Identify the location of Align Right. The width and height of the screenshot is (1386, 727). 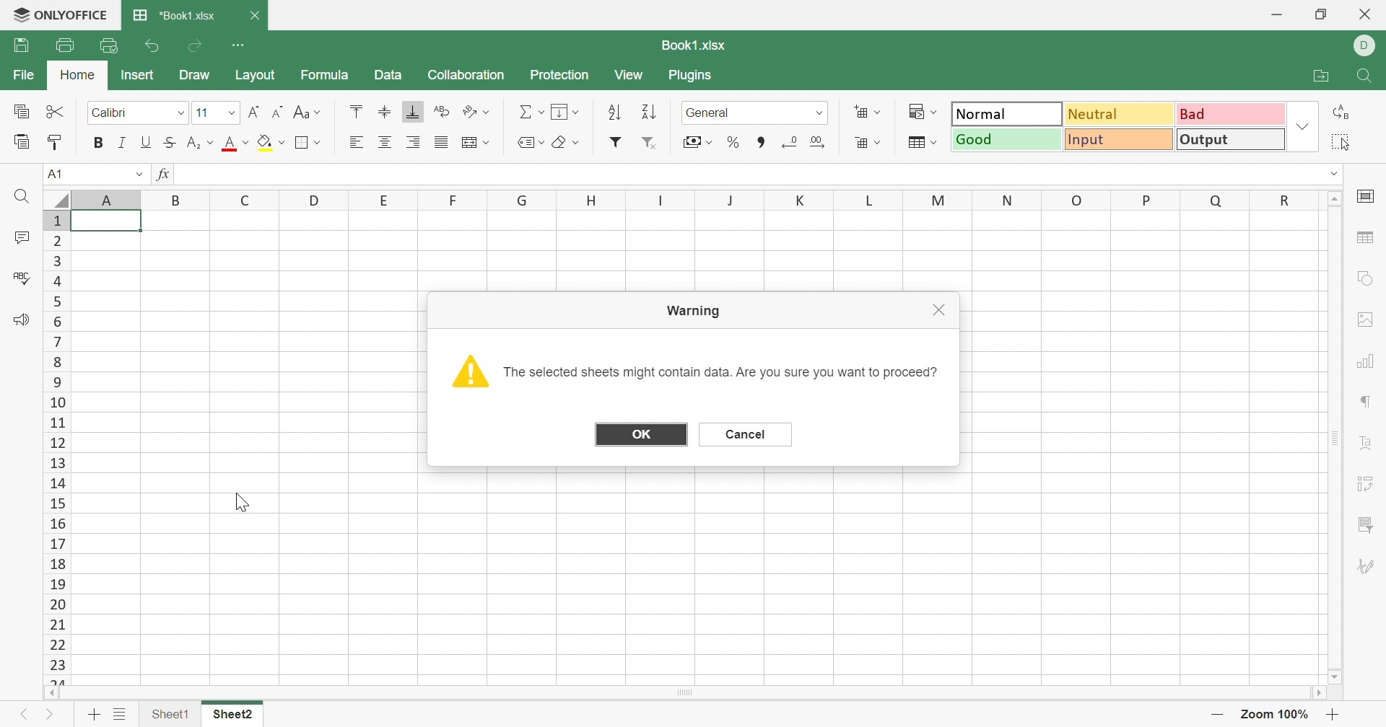
(415, 141).